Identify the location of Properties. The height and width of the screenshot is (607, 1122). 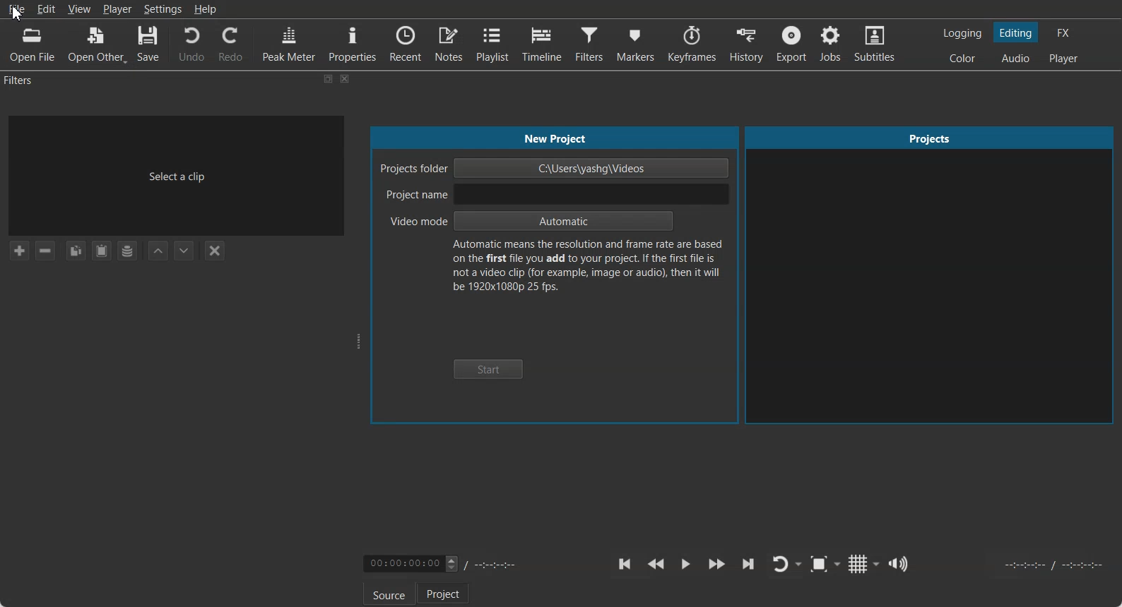
(353, 42).